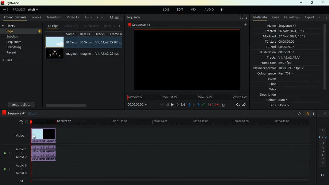  Describe the element at coordinates (167, 105) in the screenshot. I see `back` at that location.